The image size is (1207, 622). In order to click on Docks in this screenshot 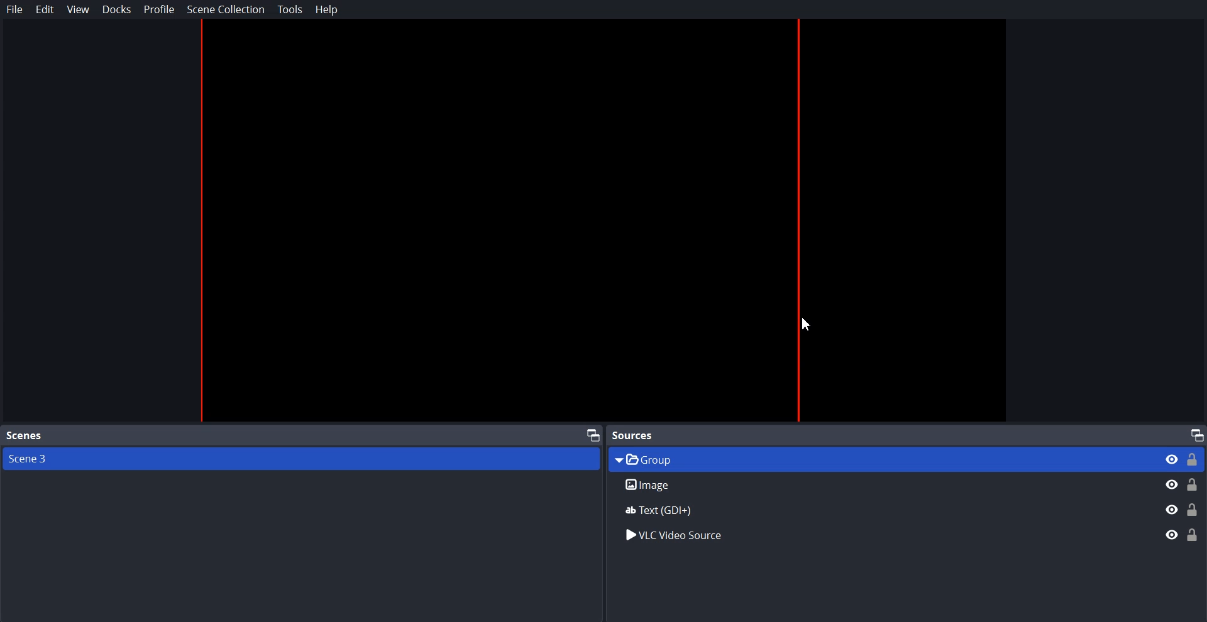, I will do `click(117, 9)`.